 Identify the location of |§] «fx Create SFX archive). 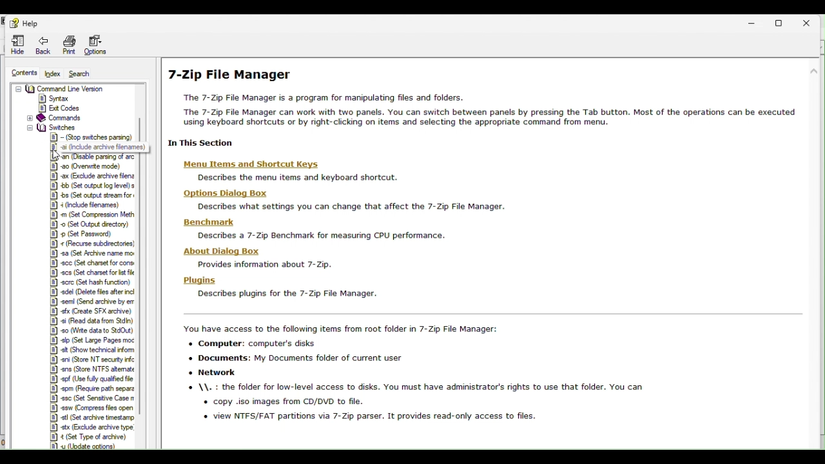
(91, 312).